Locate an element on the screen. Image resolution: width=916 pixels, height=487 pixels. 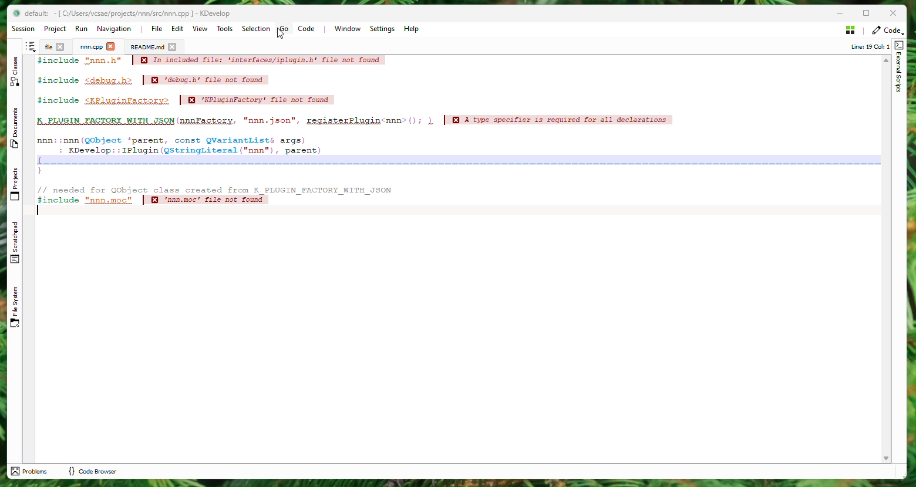
file name and application name is located at coordinates (127, 13).